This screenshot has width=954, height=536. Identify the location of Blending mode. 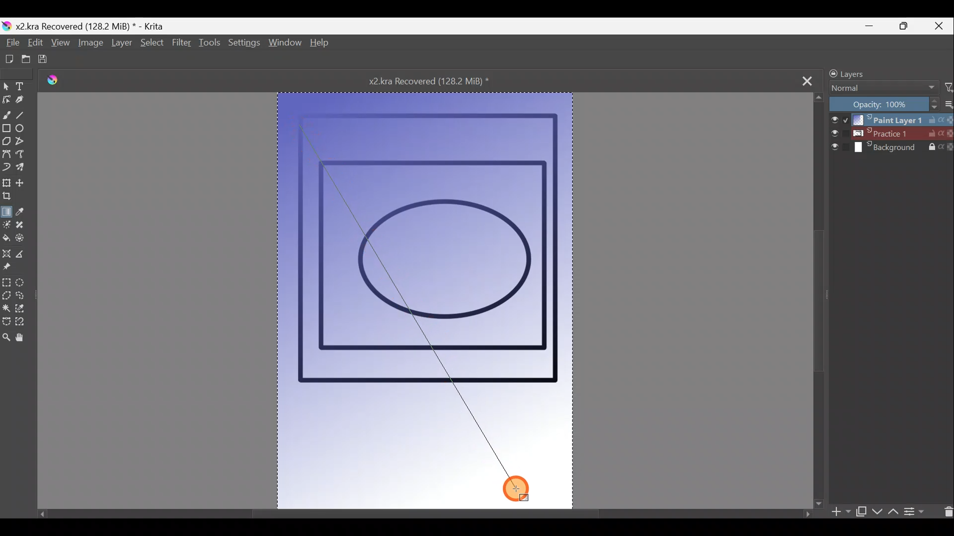
(880, 89).